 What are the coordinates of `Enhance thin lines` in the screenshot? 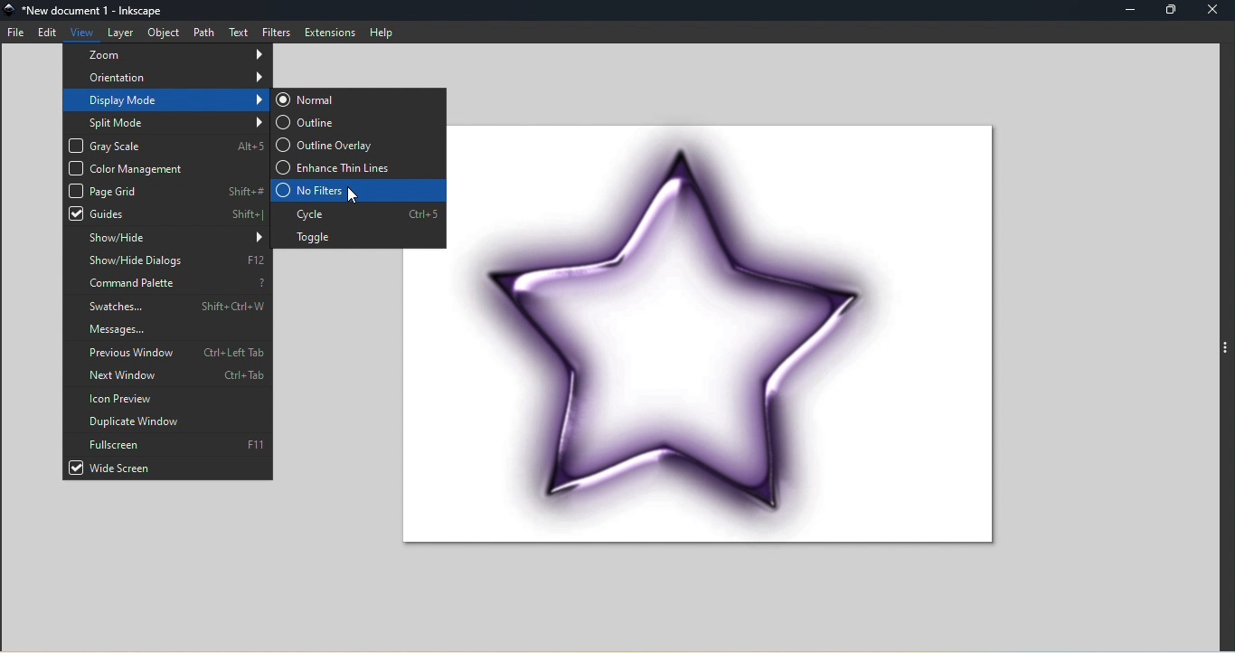 It's located at (360, 167).